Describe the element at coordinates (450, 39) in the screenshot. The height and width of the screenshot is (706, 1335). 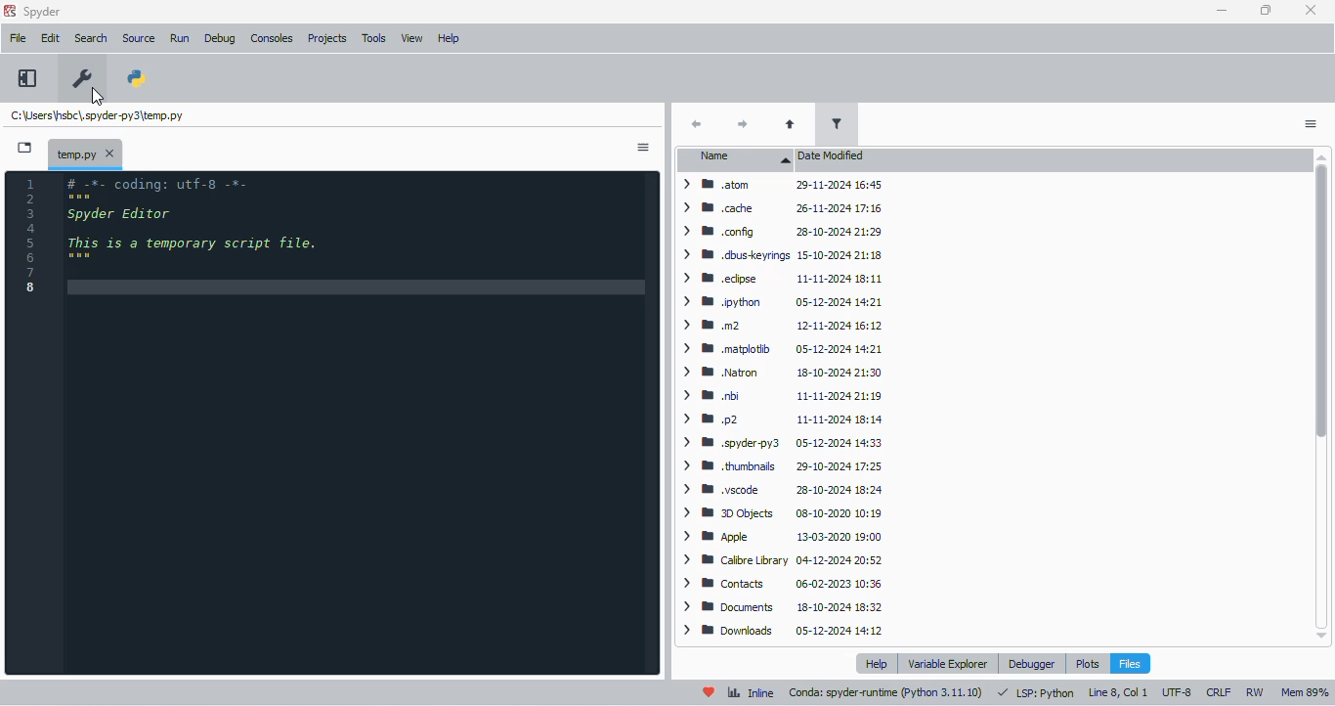
I see `help` at that location.